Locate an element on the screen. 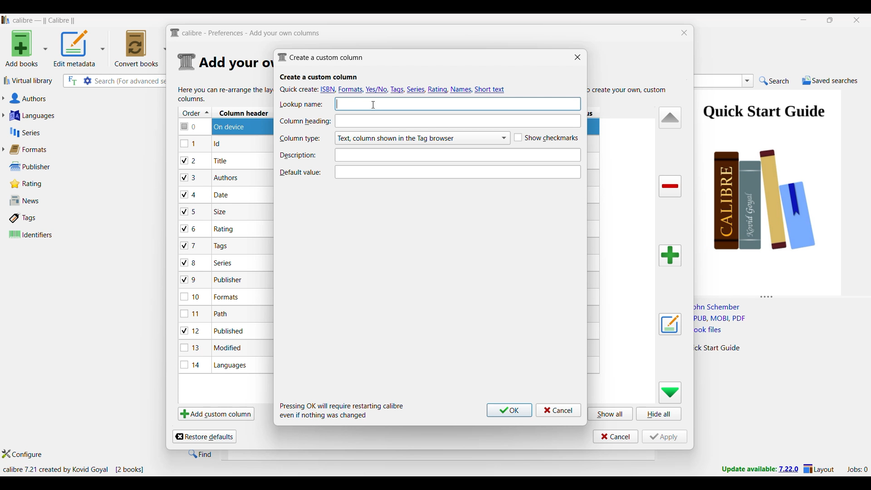 Image resolution: width=871 pixels, height=490 pixels. checkbox - 4 is located at coordinates (189, 194).